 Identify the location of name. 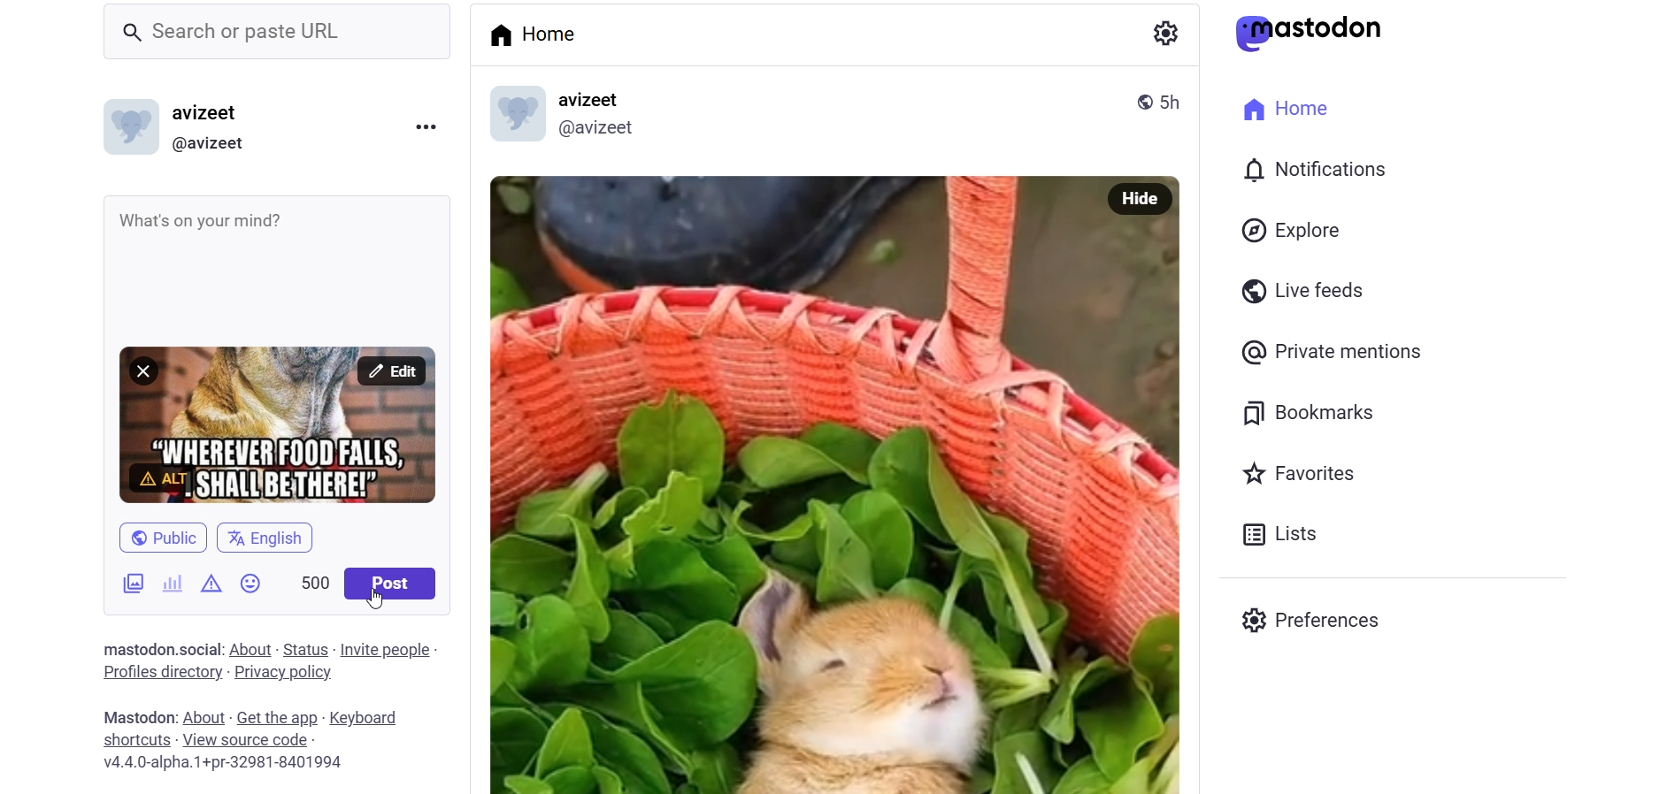
(594, 99).